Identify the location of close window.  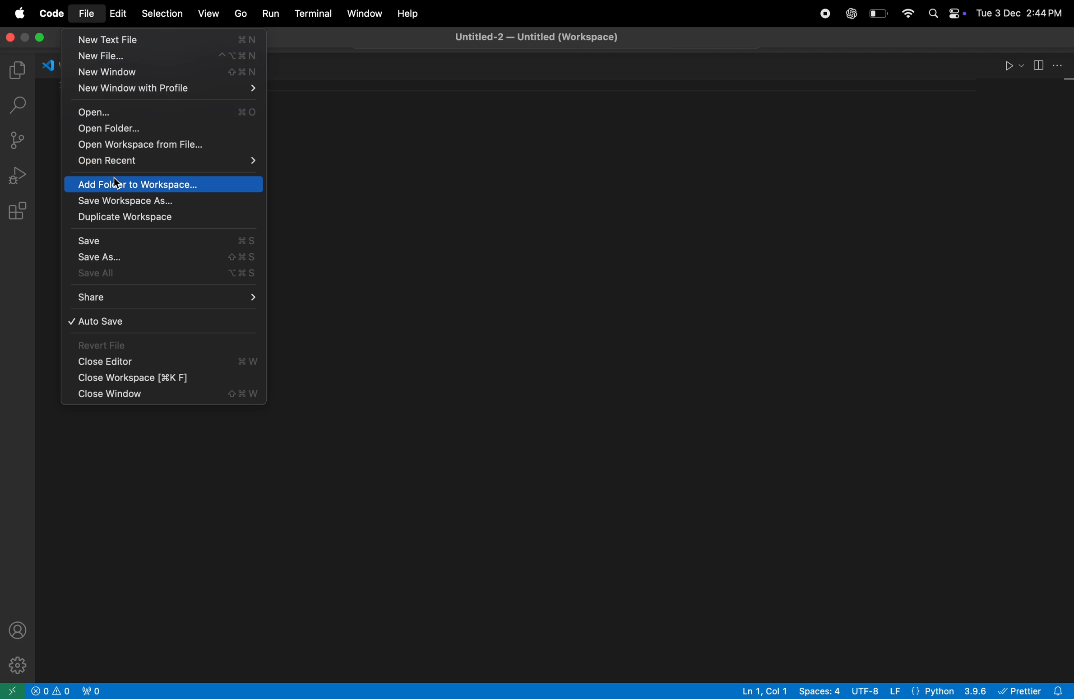
(163, 396).